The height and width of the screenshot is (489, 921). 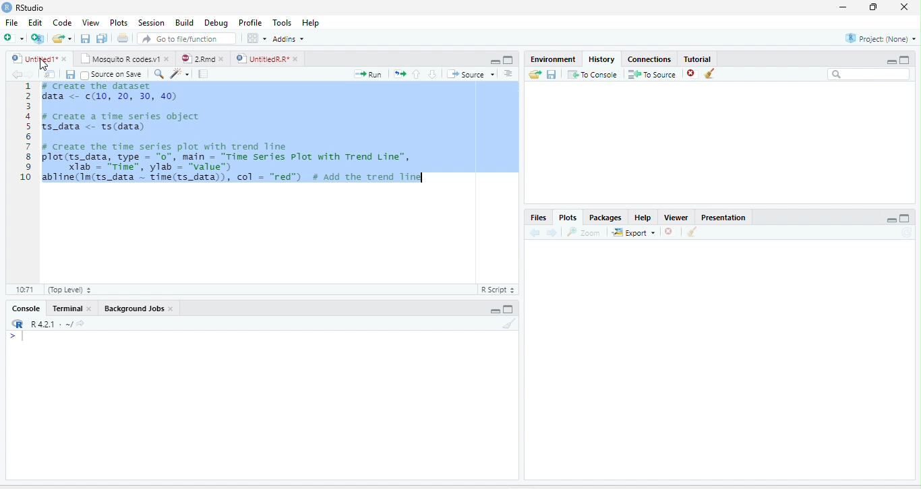 What do you see at coordinates (111, 74) in the screenshot?
I see `Source on Save` at bounding box center [111, 74].